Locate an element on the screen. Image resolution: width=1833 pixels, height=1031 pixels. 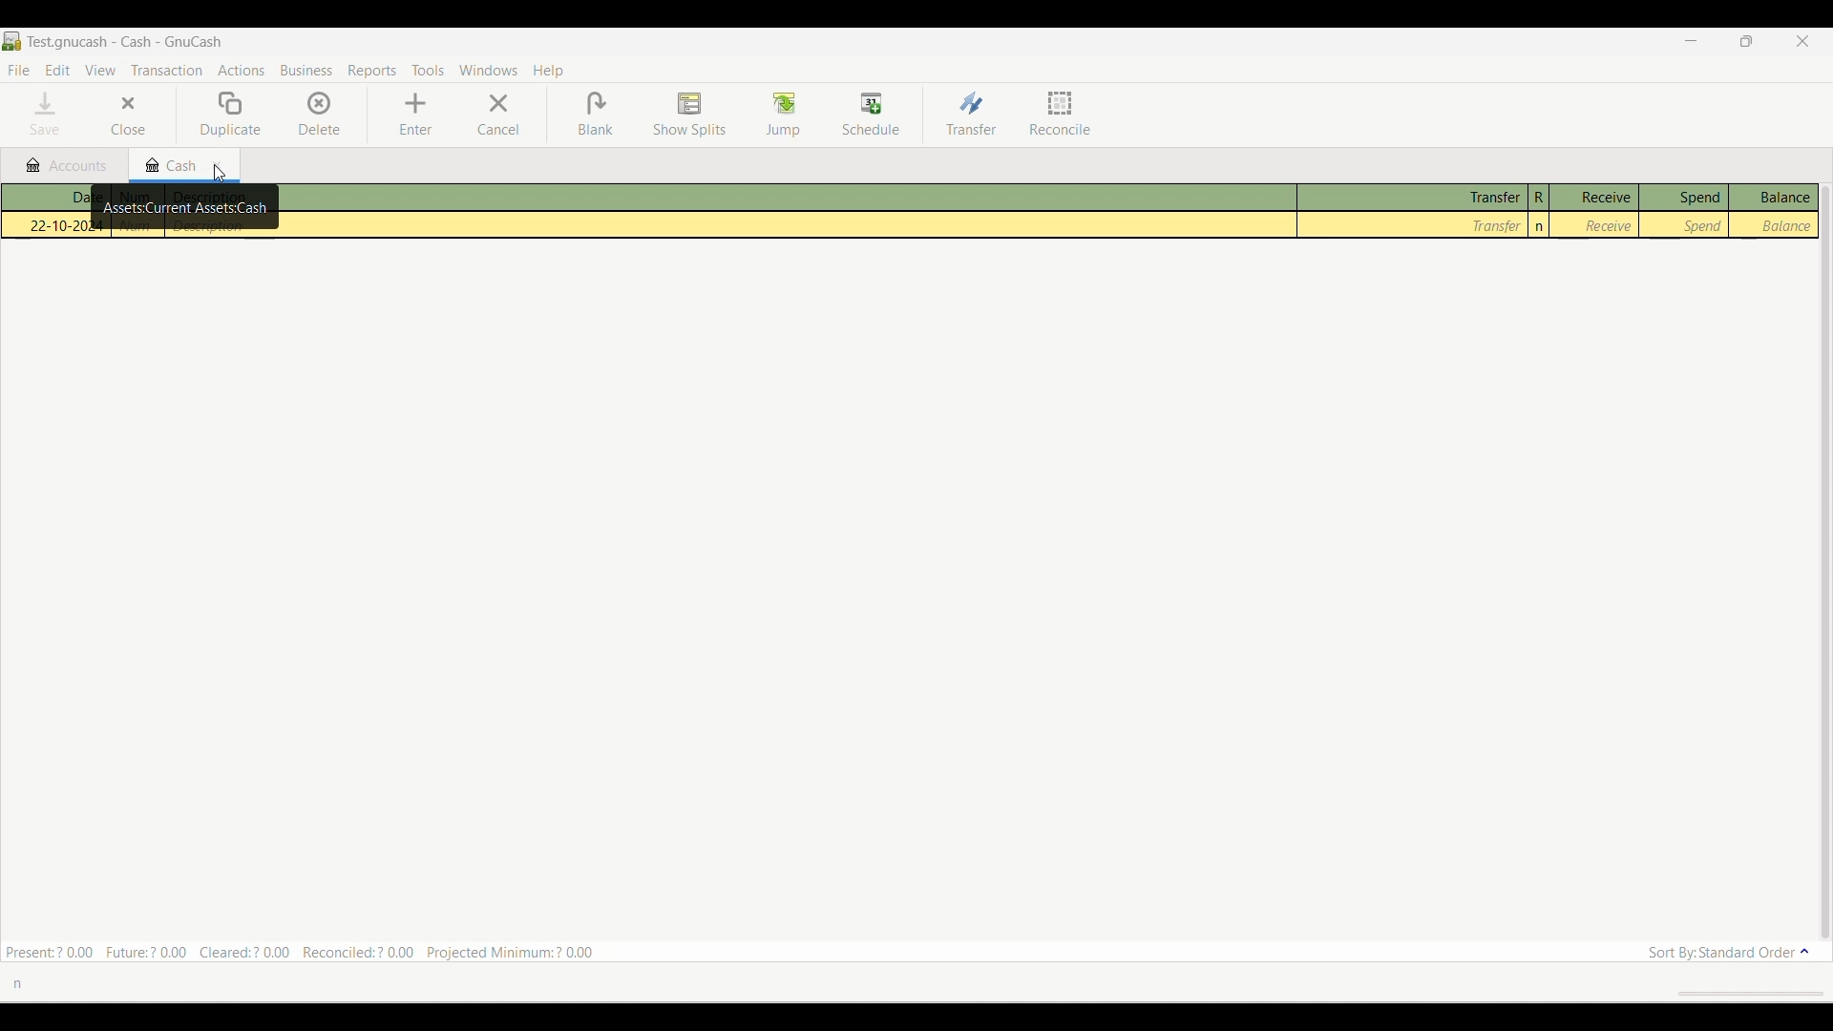
Show interface in a smaller tab is located at coordinates (1745, 41).